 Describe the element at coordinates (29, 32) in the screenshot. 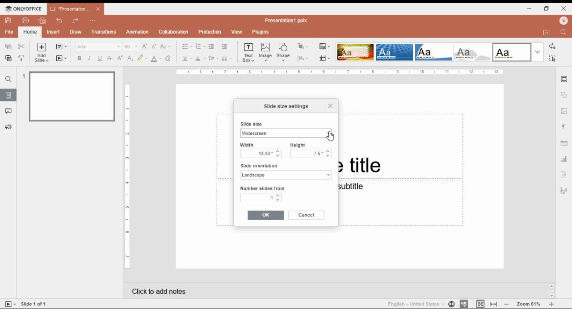

I see `home` at that location.